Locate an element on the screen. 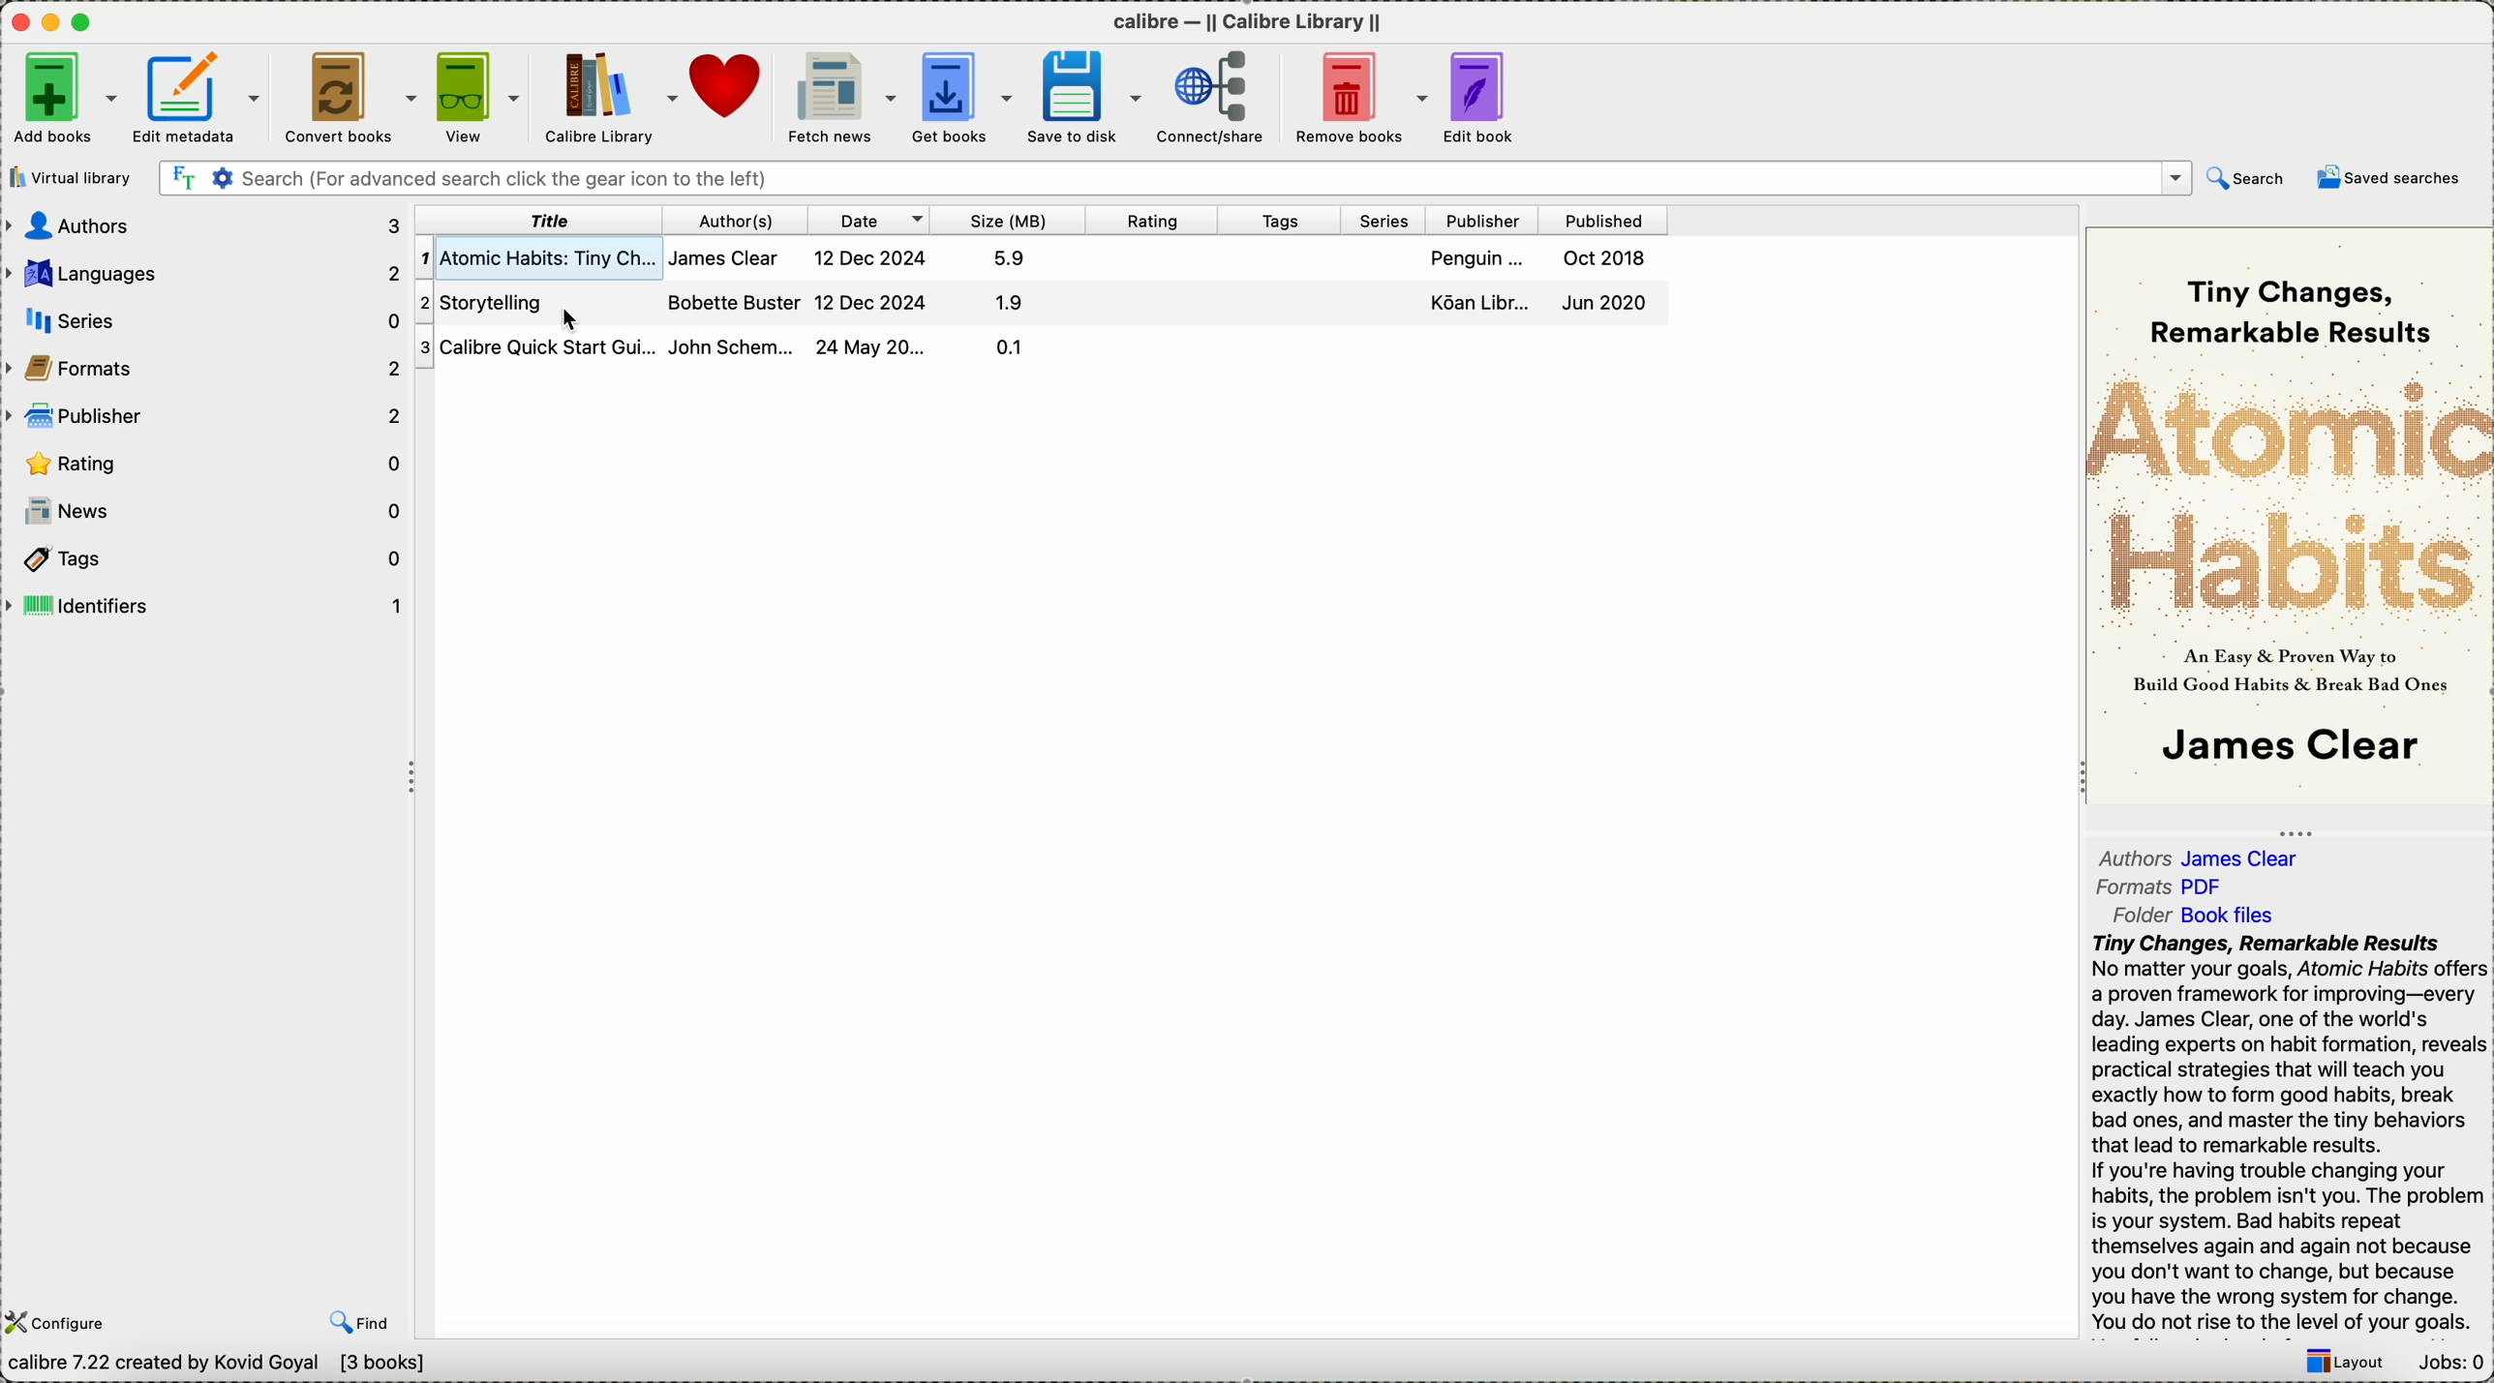  view is located at coordinates (476, 95).